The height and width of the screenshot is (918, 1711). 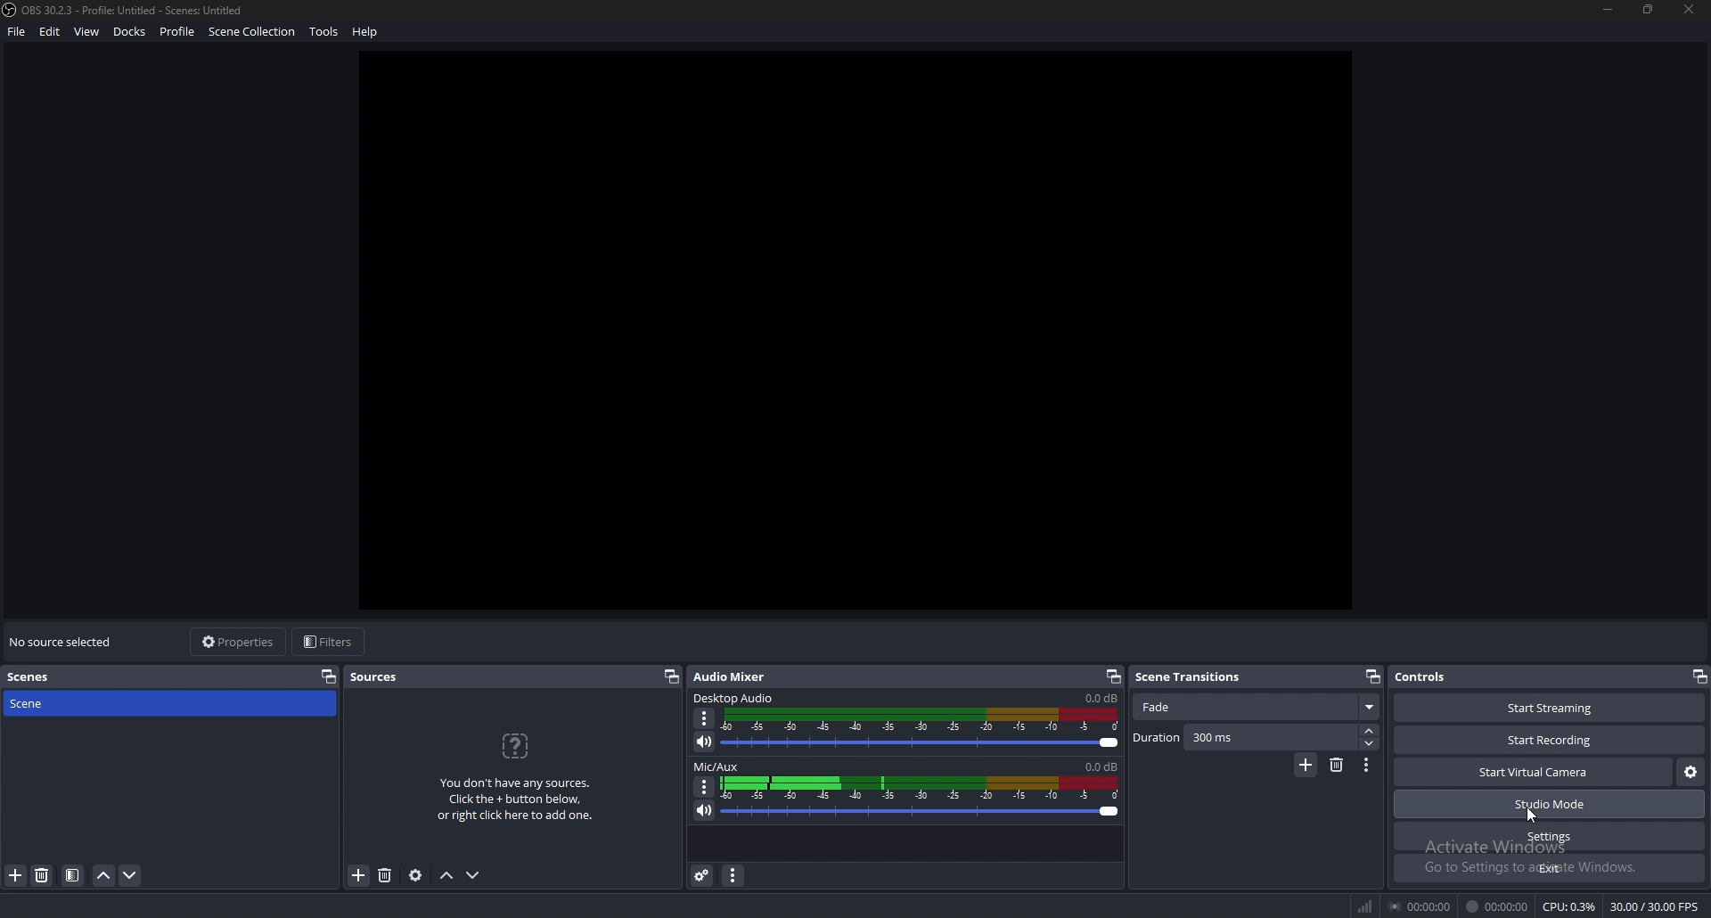 I want to click on You don't have any sources.
Click the + button below,
or right click here to add one., so click(x=520, y=803).